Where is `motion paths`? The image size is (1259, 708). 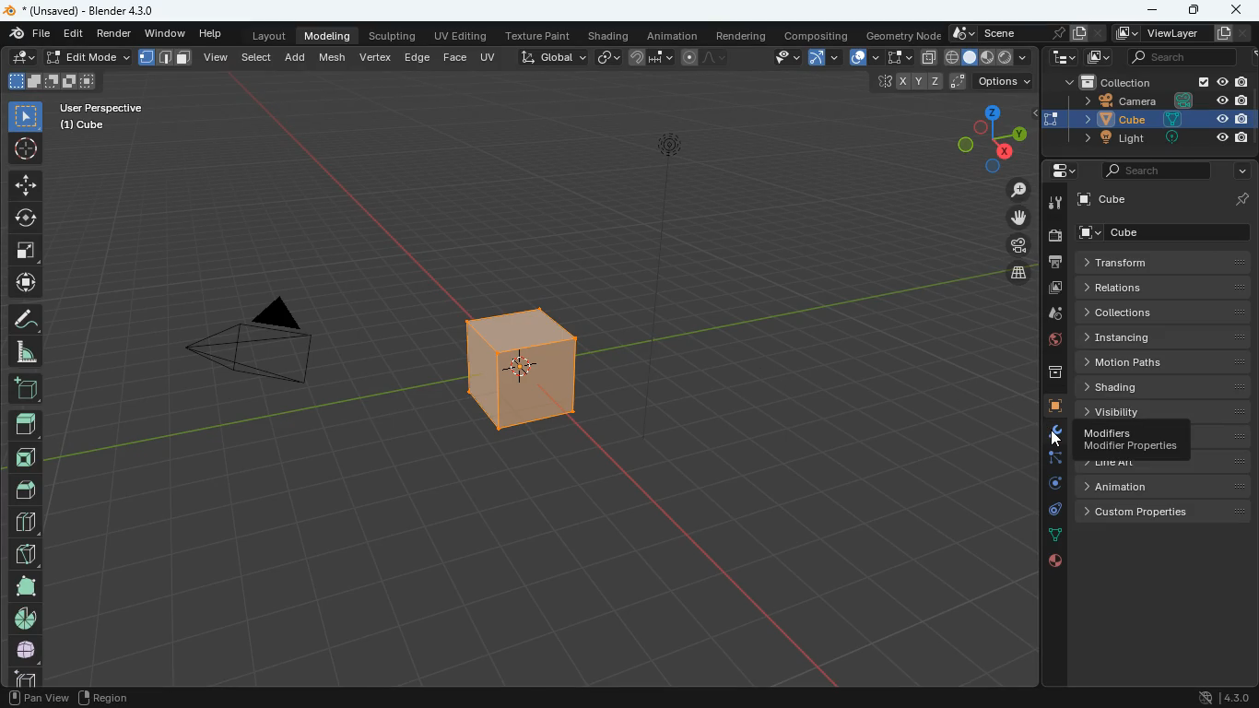
motion paths is located at coordinates (1168, 362).